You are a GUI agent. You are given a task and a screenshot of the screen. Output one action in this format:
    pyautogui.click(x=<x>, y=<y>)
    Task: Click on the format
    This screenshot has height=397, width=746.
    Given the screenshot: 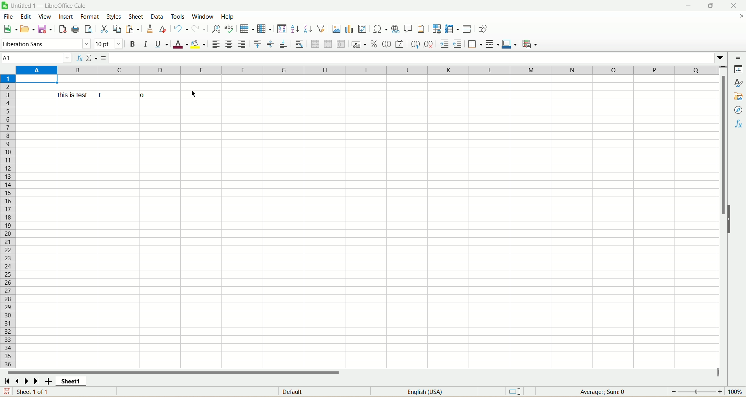 What is the action you would take?
    pyautogui.click(x=89, y=17)
    